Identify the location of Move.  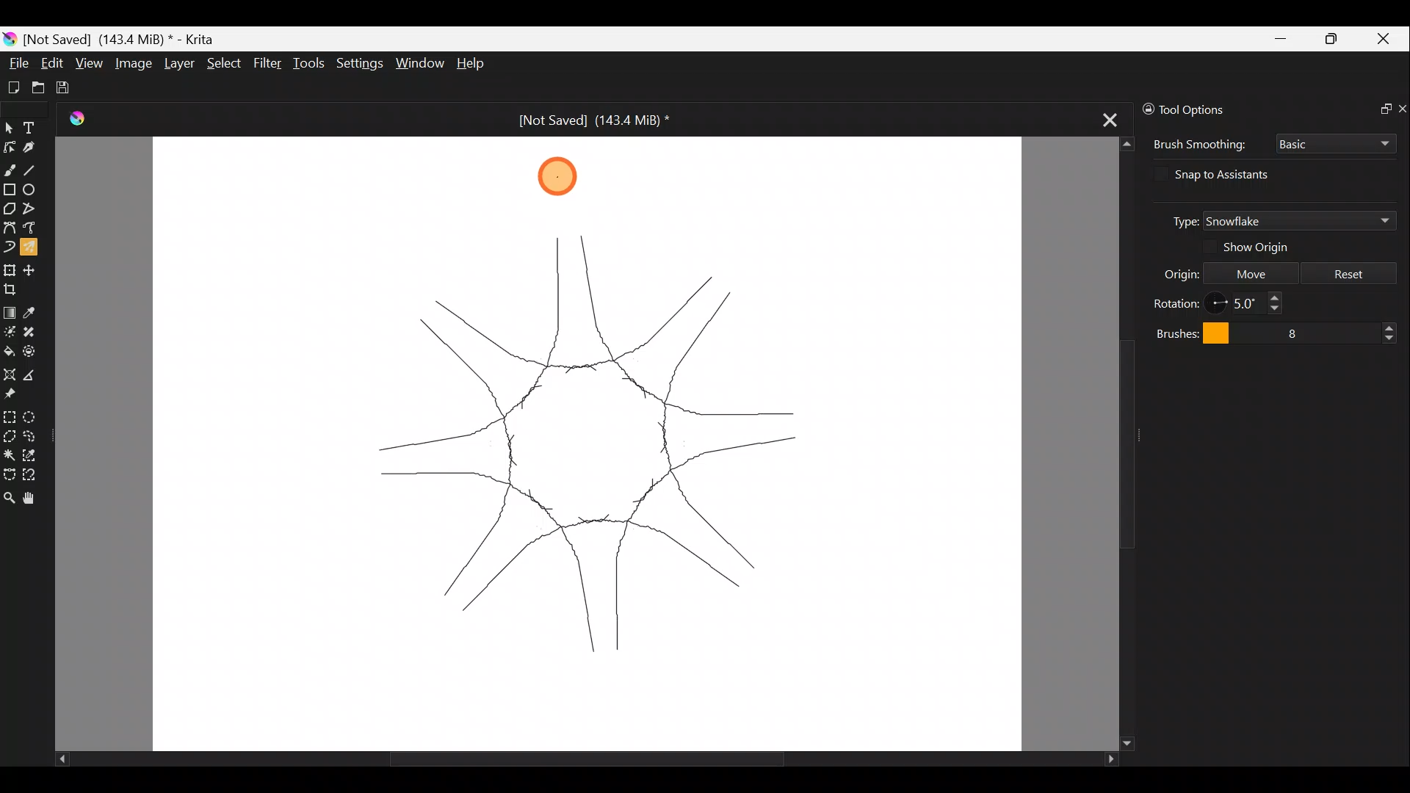
(1251, 272).